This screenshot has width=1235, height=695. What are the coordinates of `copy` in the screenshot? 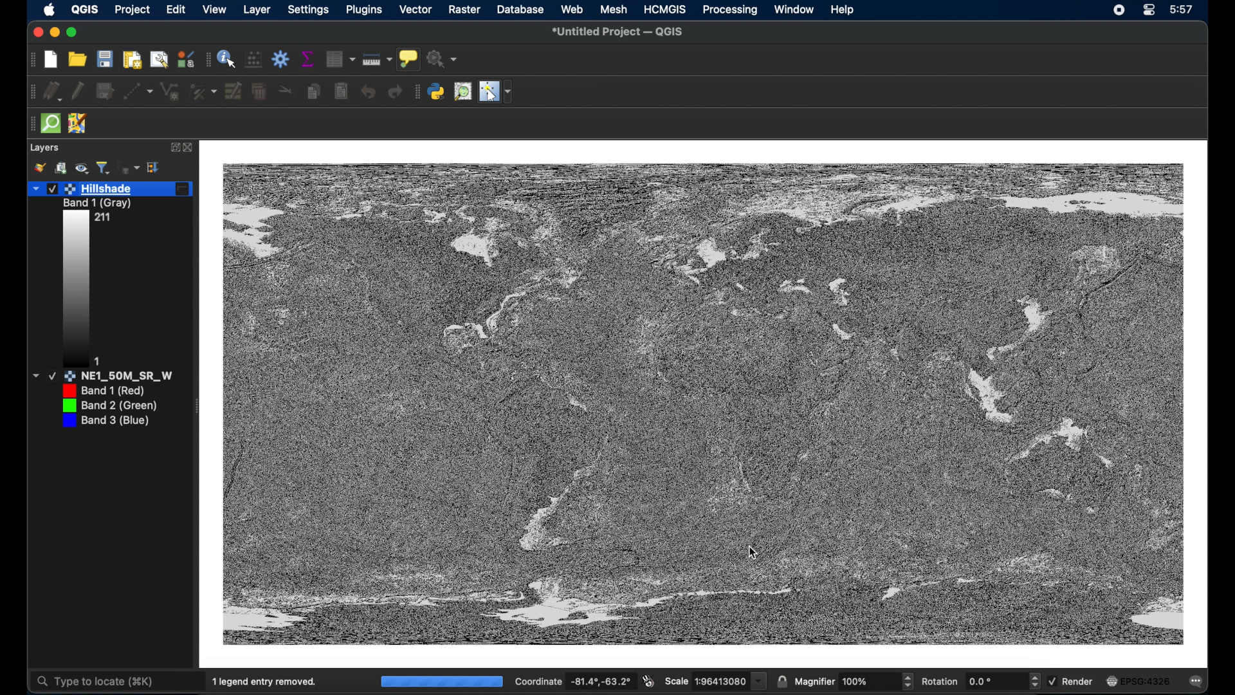 It's located at (313, 91).